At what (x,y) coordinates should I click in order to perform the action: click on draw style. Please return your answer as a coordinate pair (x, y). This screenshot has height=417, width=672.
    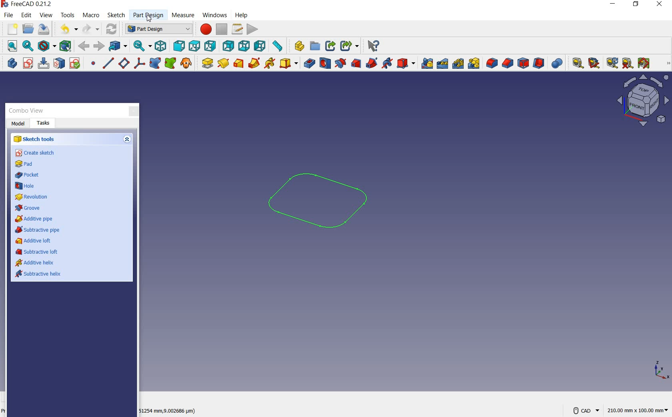
    Looking at the image, I should click on (46, 46).